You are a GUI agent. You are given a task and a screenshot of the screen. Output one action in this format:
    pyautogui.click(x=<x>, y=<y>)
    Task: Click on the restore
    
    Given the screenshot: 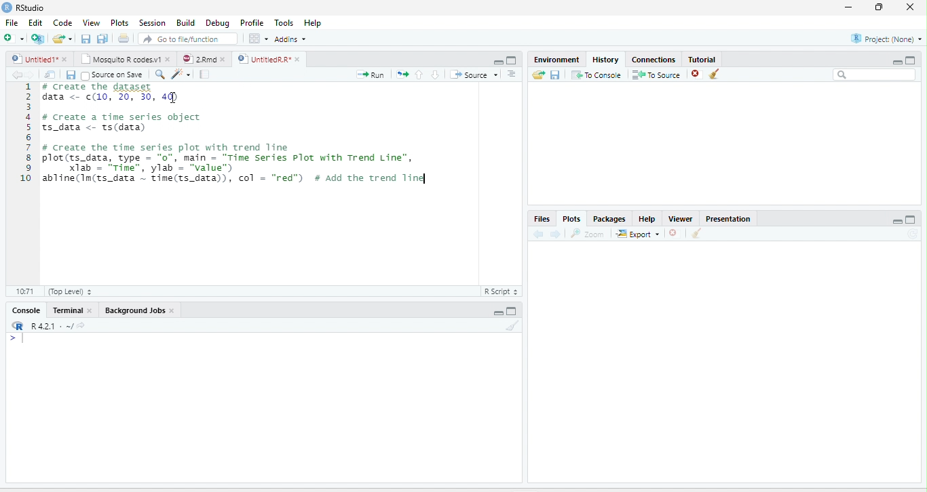 What is the action you would take?
    pyautogui.click(x=879, y=7)
    